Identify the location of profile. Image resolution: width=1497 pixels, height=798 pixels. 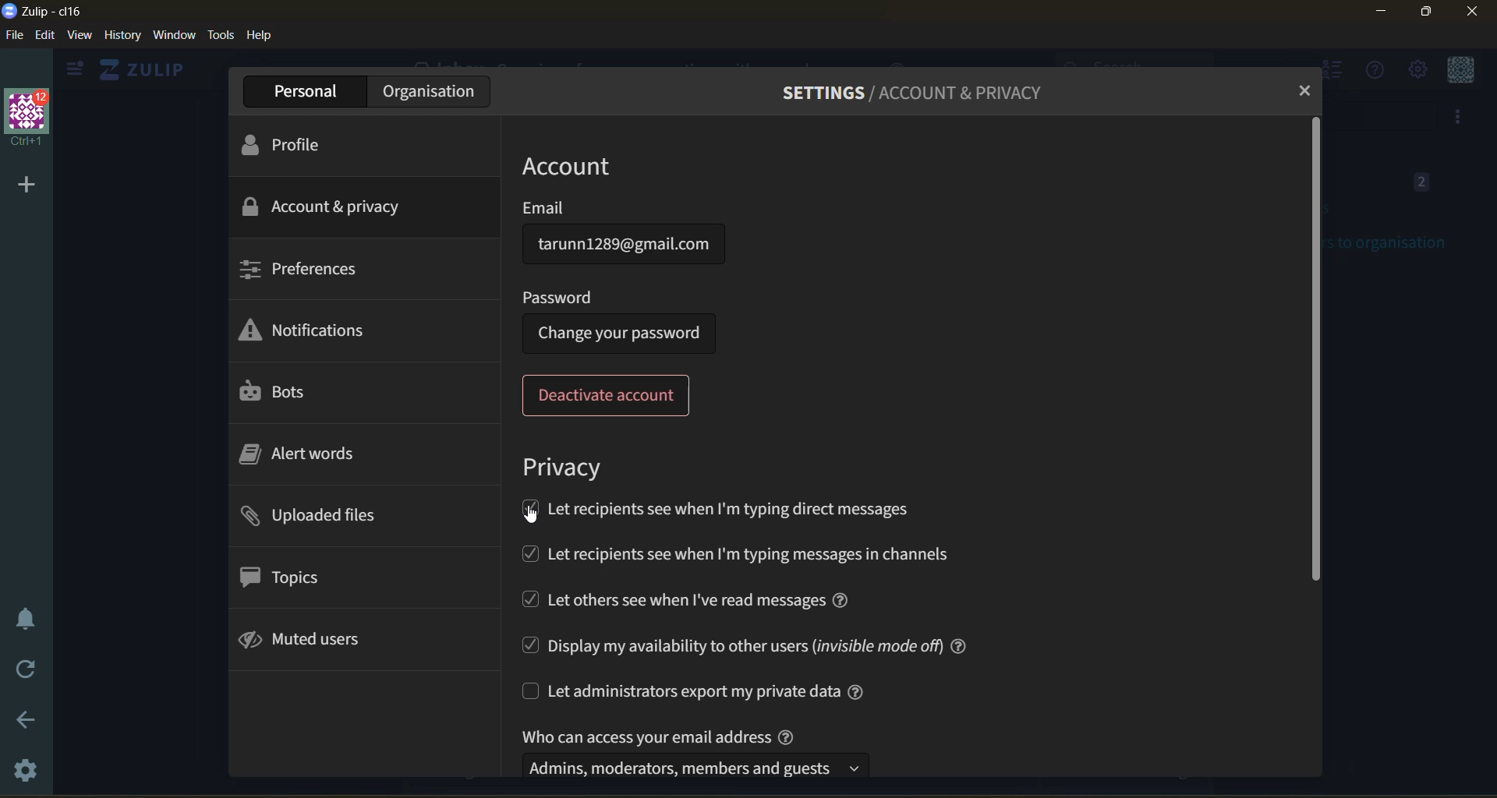
(289, 143).